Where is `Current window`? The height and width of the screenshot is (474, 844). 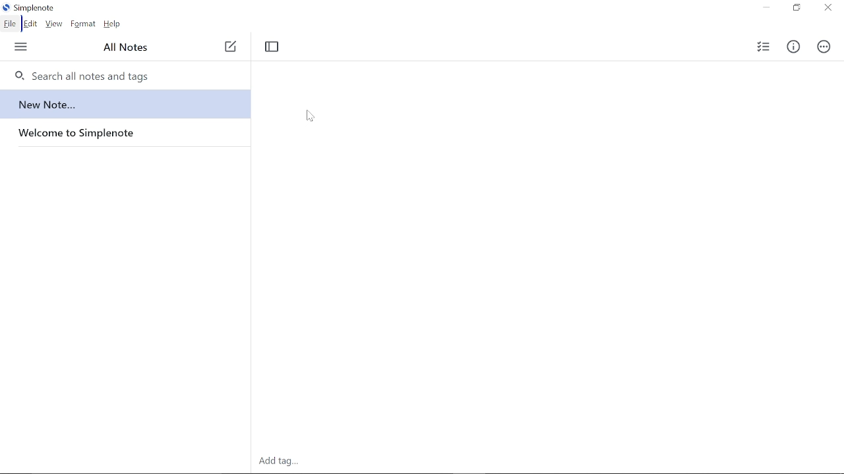
Current window is located at coordinates (27, 7).